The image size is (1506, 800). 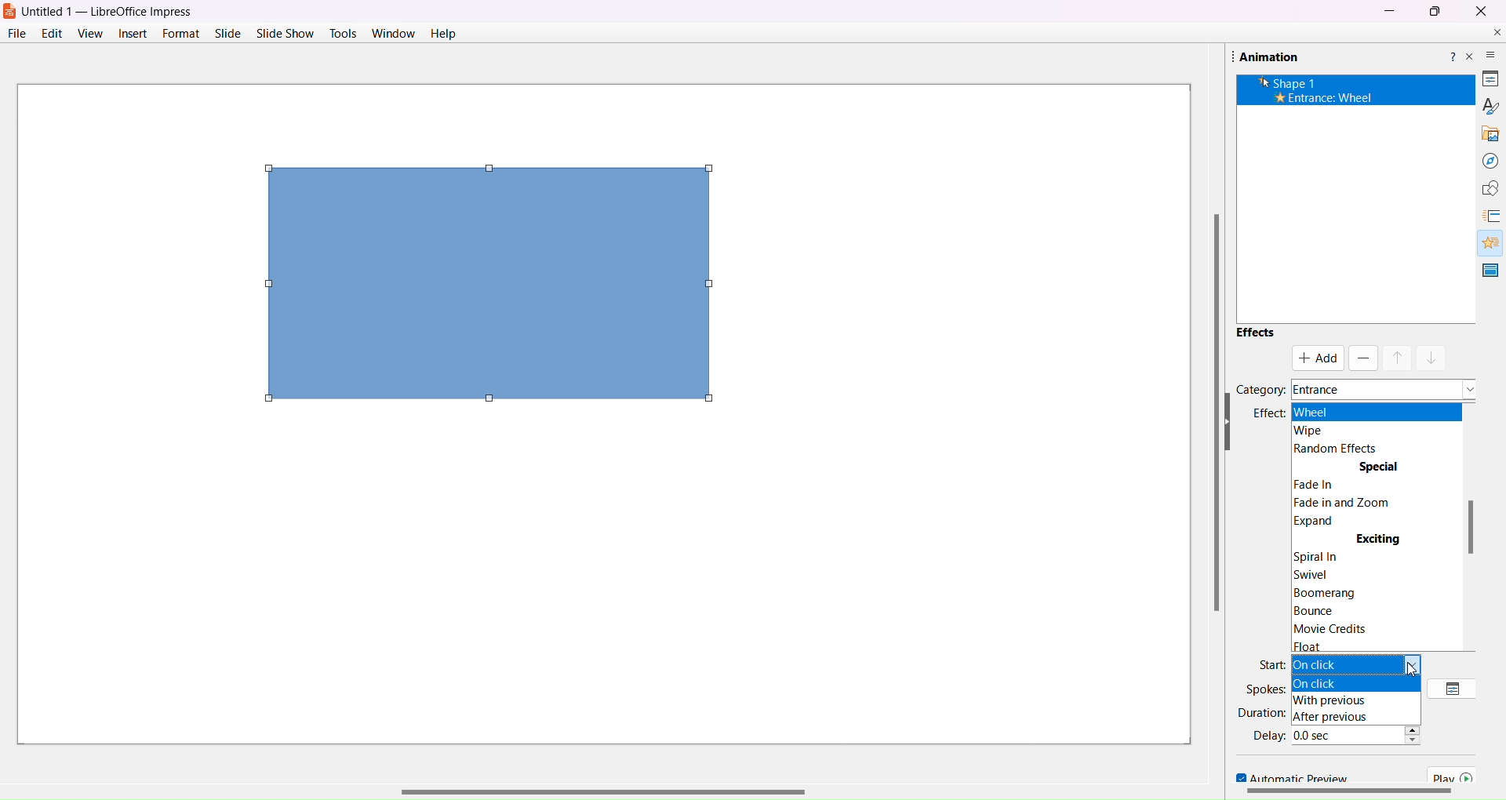 I want to click on File, so click(x=16, y=33).